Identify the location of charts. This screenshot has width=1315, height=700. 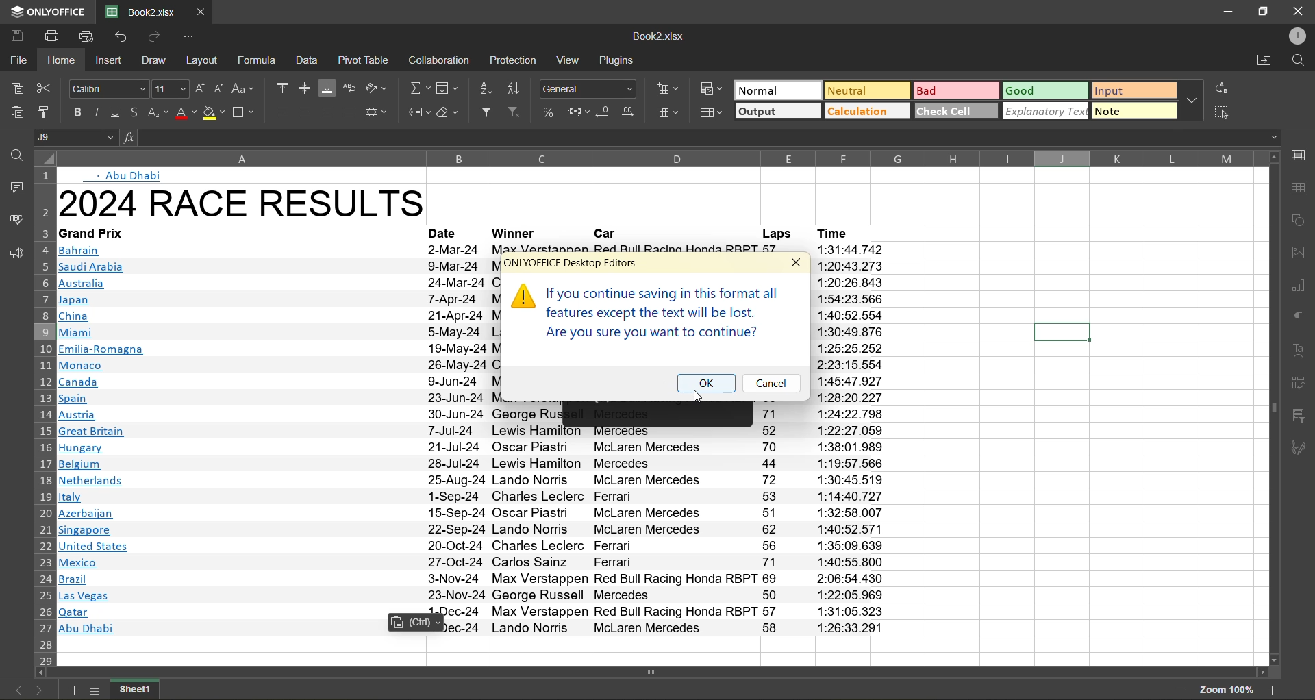
(1298, 288).